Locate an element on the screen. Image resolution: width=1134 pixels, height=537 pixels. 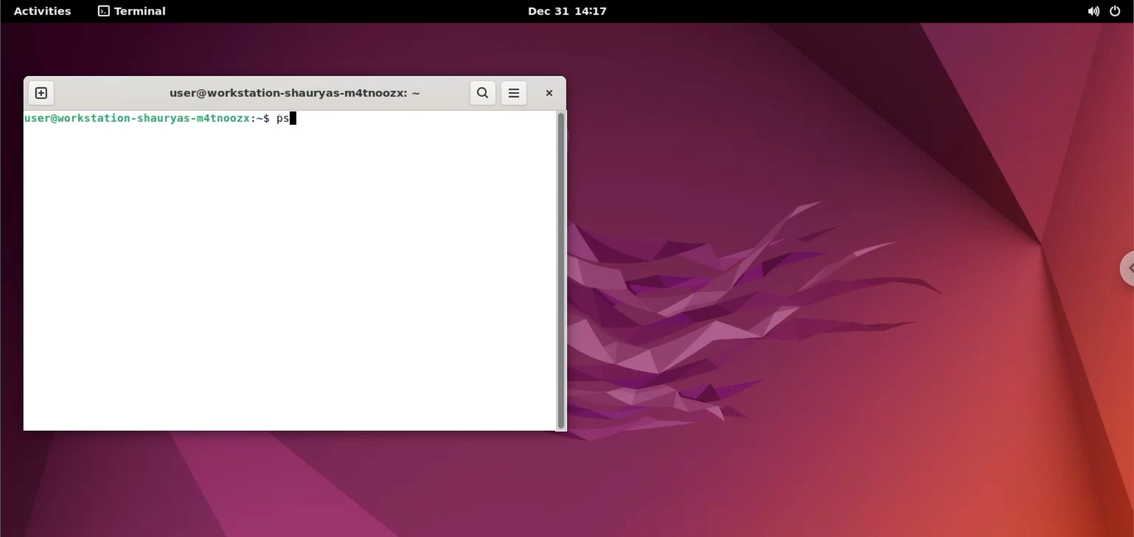
jser@workstation-shauryas-m4tnoozx:~$ is located at coordinates (148, 119).